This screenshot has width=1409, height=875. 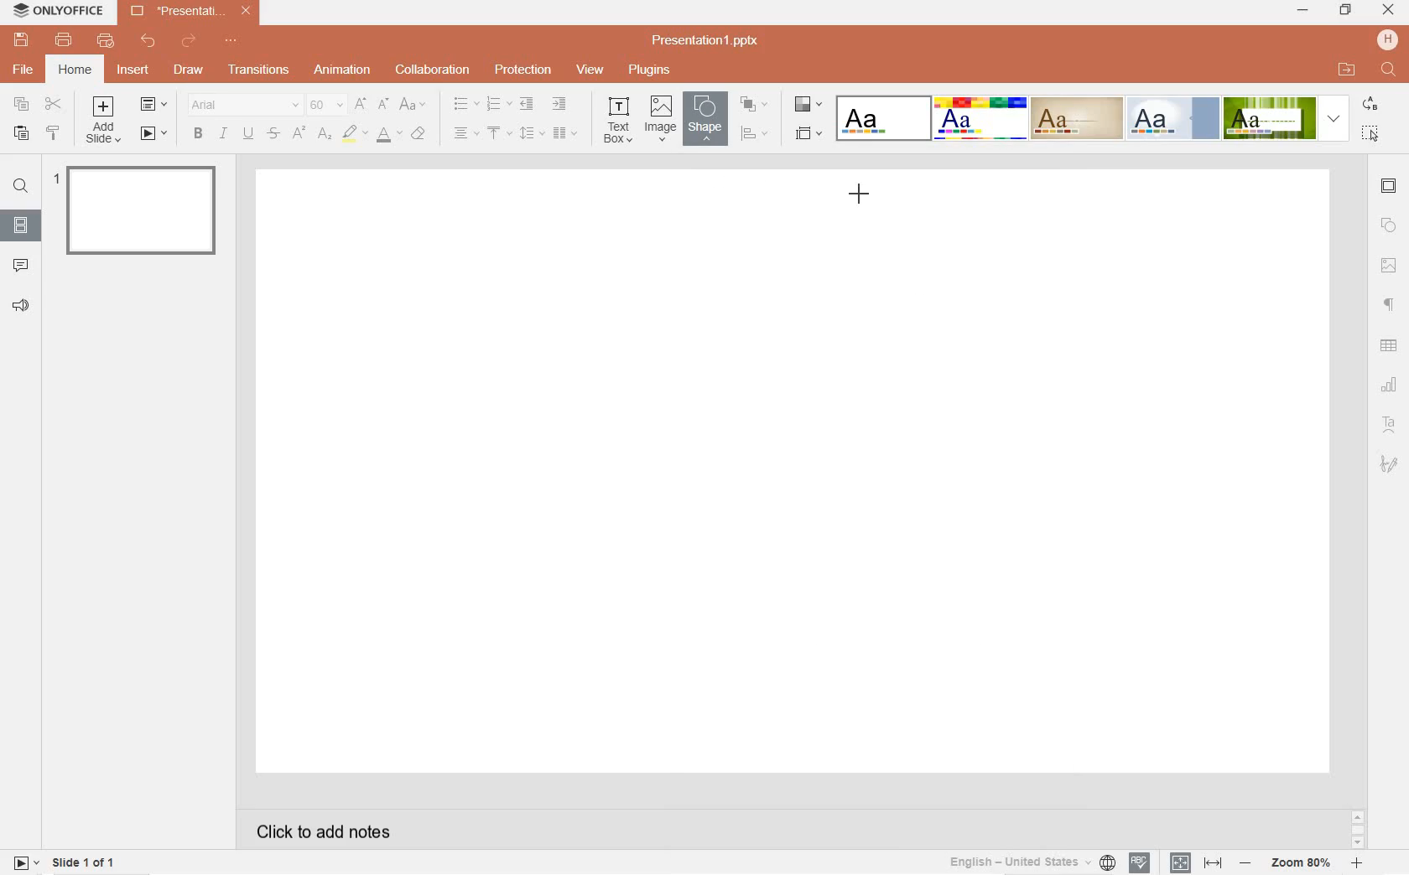 What do you see at coordinates (86, 865) in the screenshot?
I see `slide 1 of 1` at bounding box center [86, 865].